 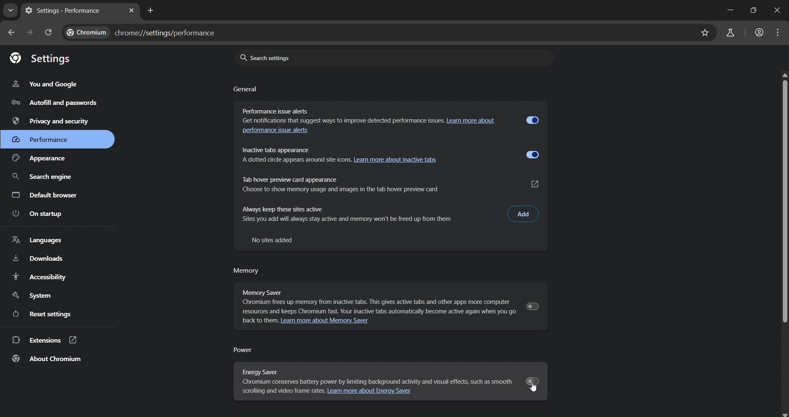 What do you see at coordinates (41, 58) in the screenshot?
I see `settings` at bounding box center [41, 58].